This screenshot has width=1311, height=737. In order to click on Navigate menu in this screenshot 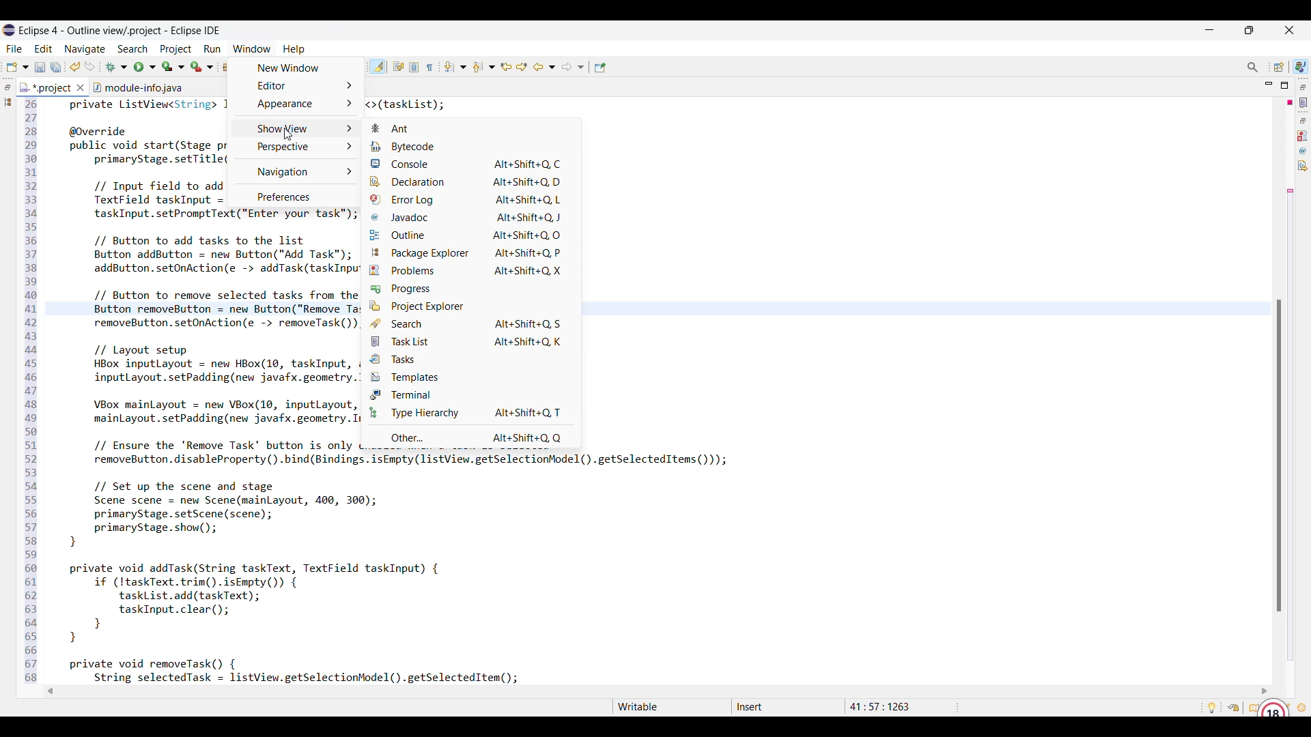, I will do `click(85, 50)`.